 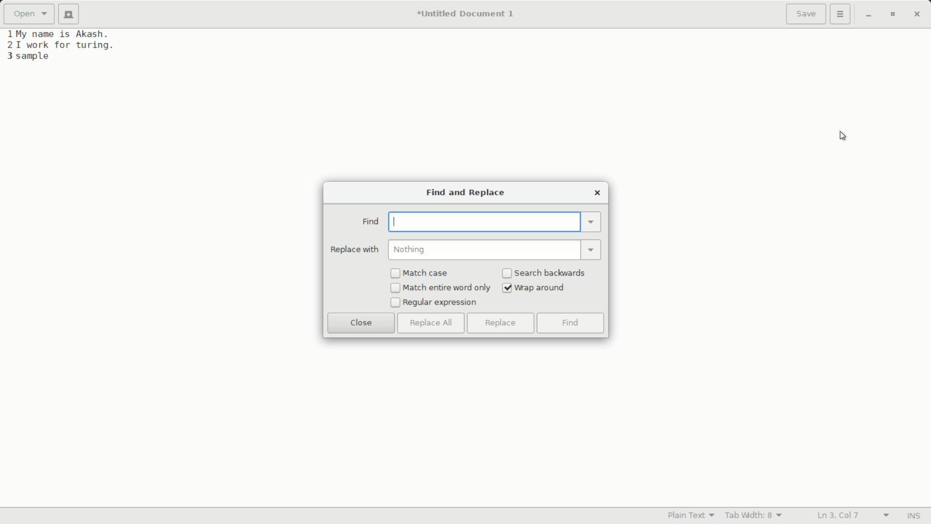 What do you see at coordinates (28, 57) in the screenshot?
I see `3 sample` at bounding box center [28, 57].